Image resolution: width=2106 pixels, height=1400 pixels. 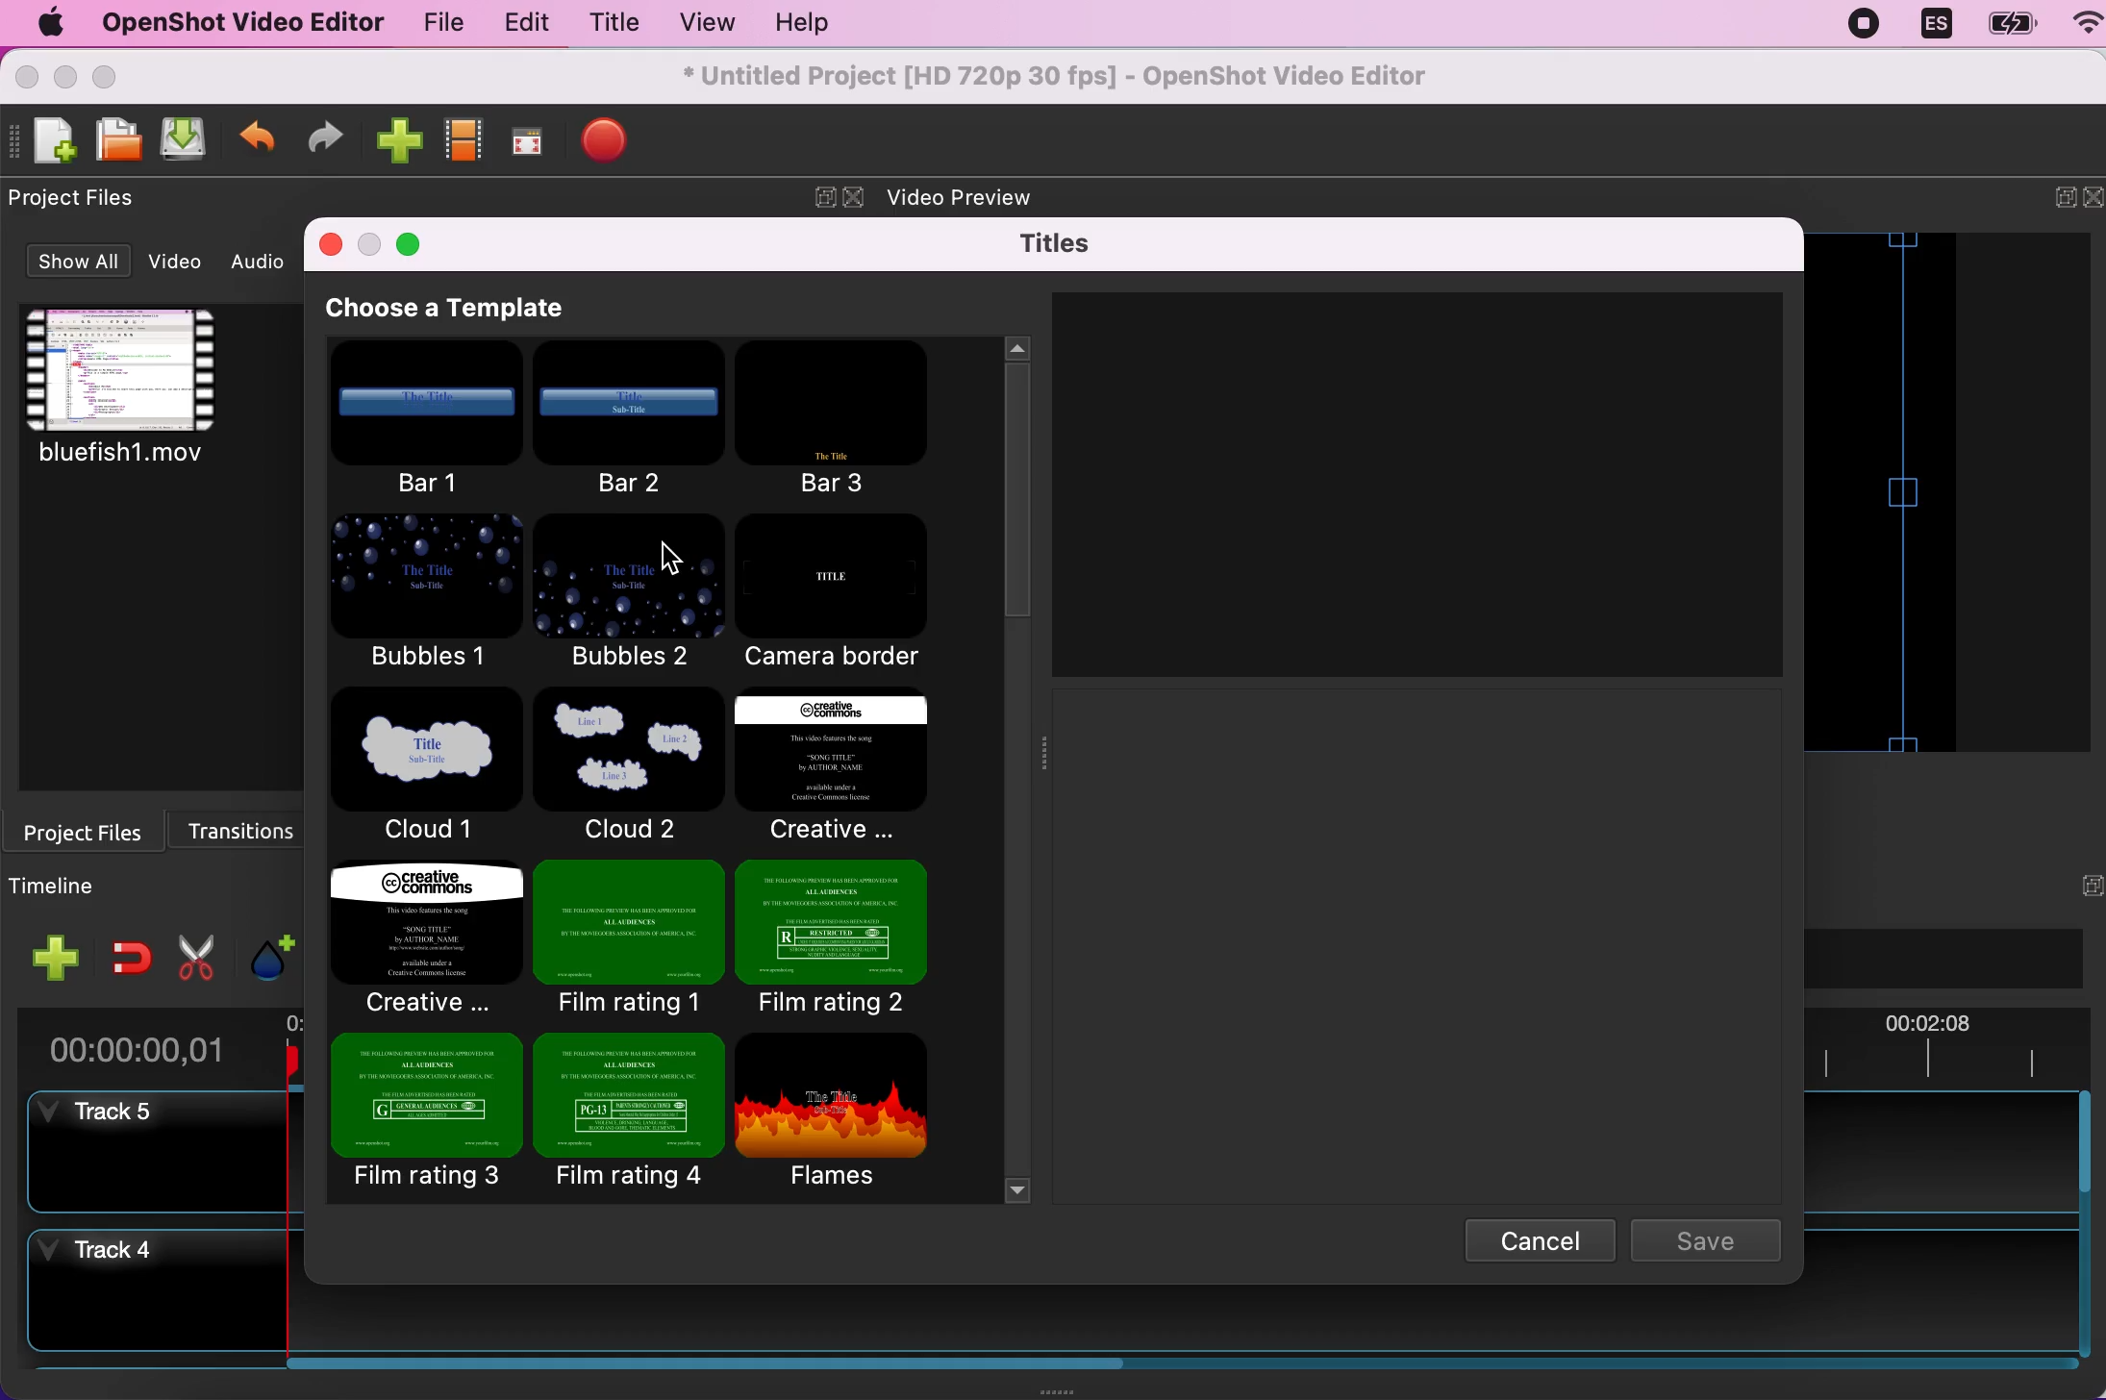 I want to click on battery, so click(x=2005, y=25).